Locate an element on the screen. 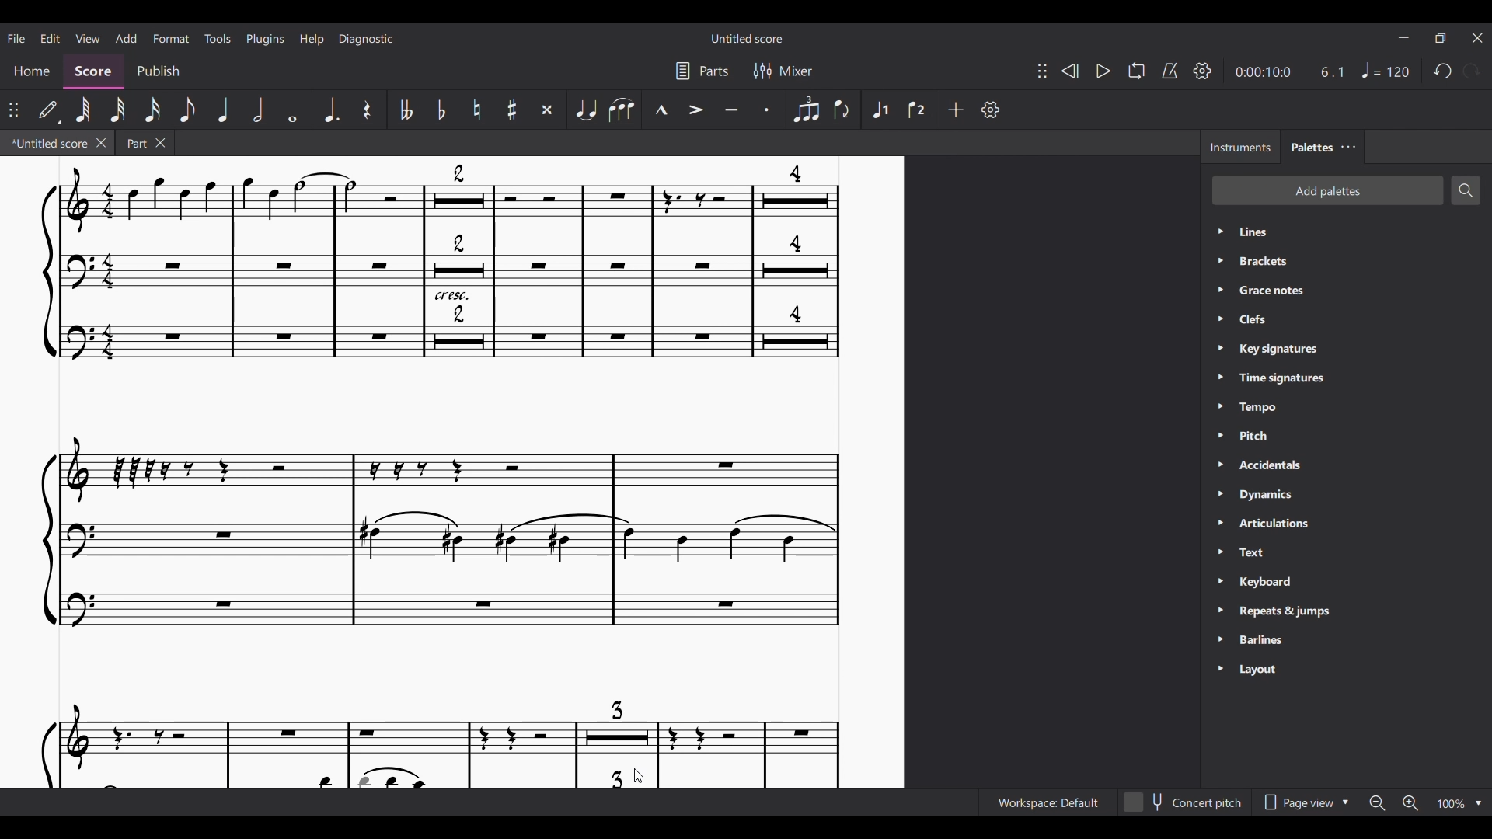  32nd note is located at coordinates (119, 110).